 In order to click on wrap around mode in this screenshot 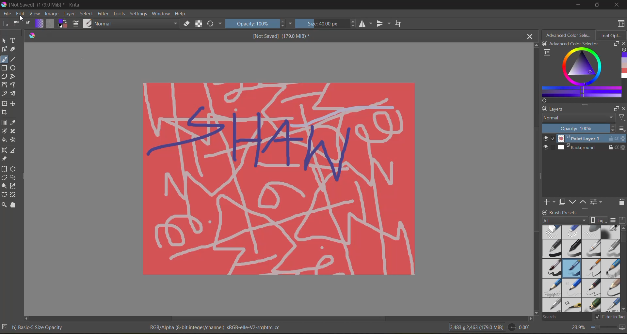, I will do `click(399, 23)`.